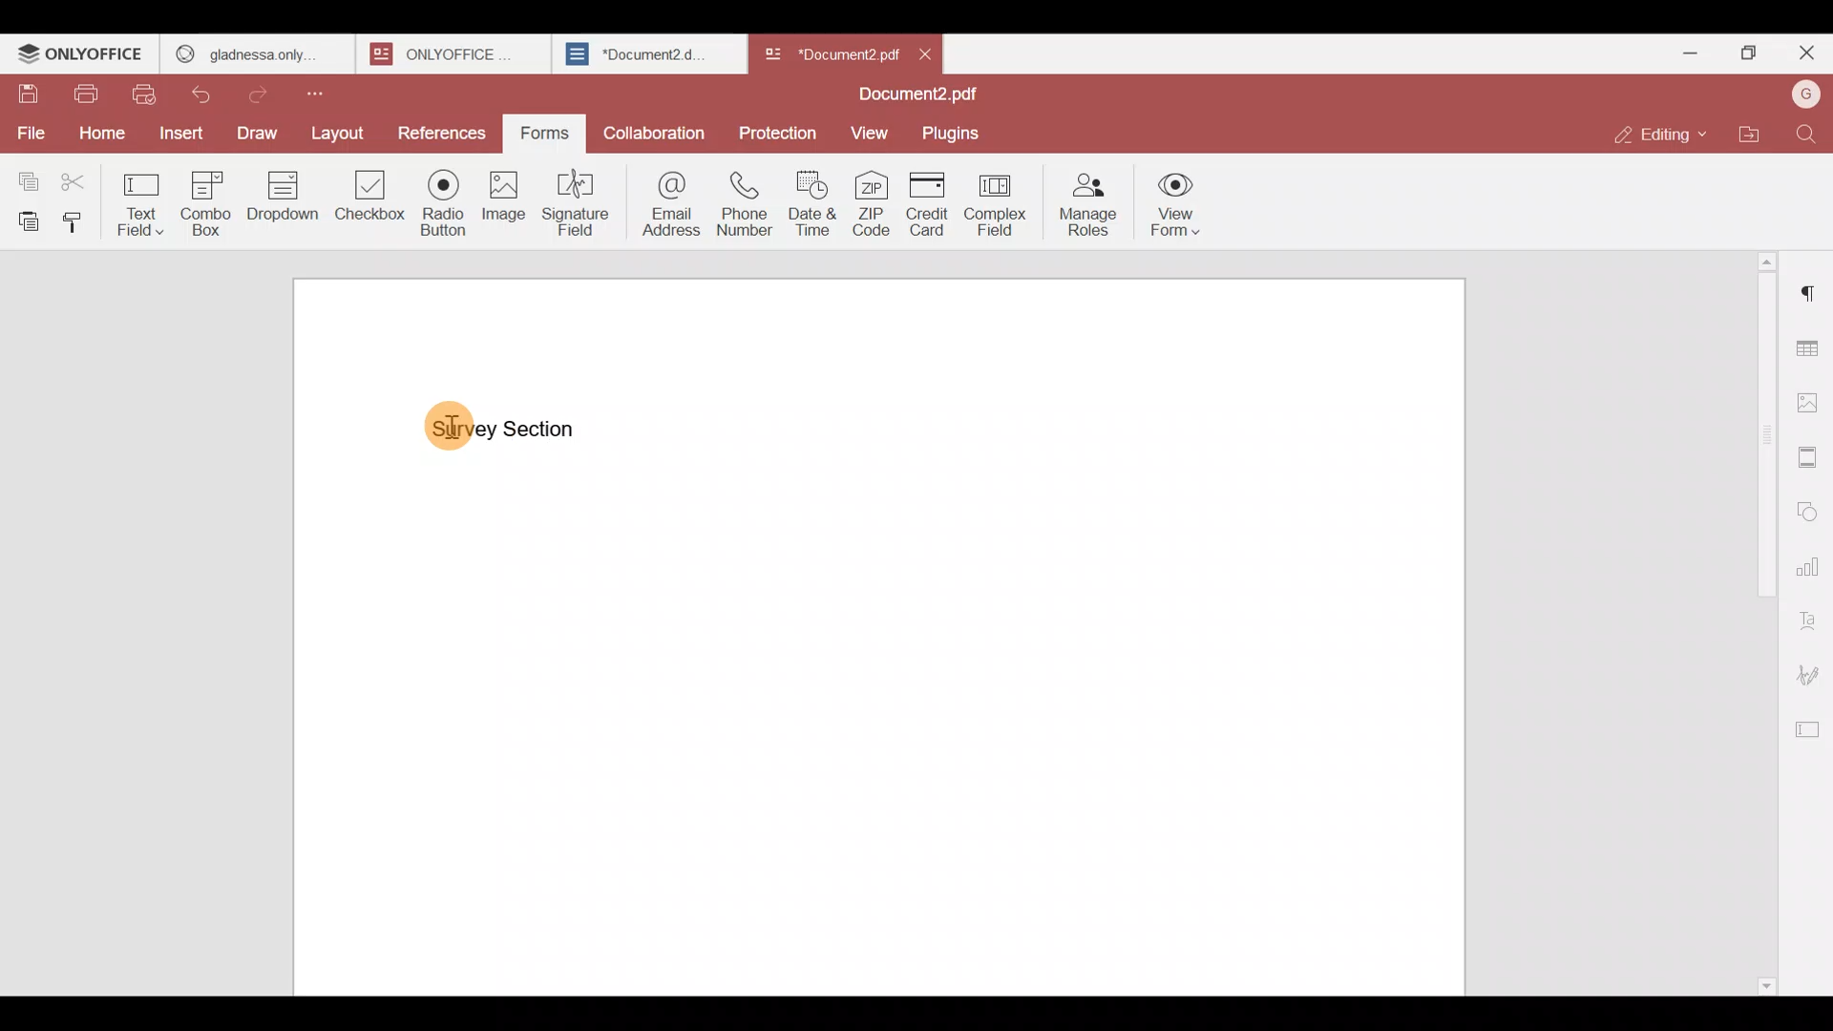  What do you see at coordinates (865, 131) in the screenshot?
I see `View` at bounding box center [865, 131].